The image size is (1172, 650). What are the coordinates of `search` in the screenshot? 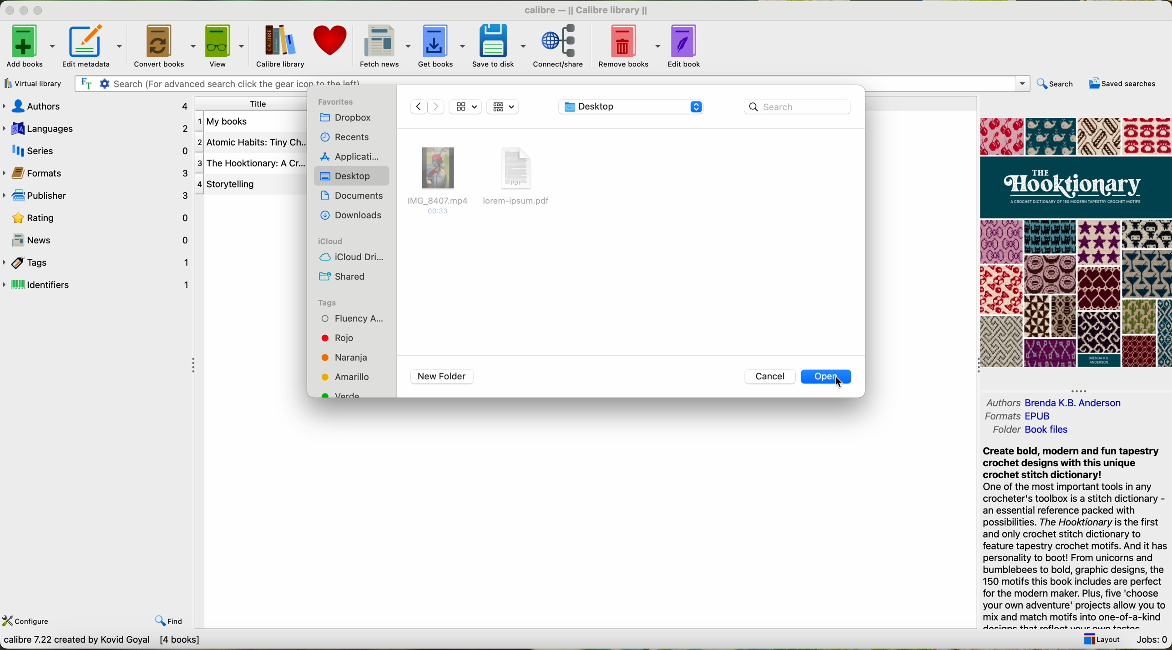 It's located at (1056, 85).